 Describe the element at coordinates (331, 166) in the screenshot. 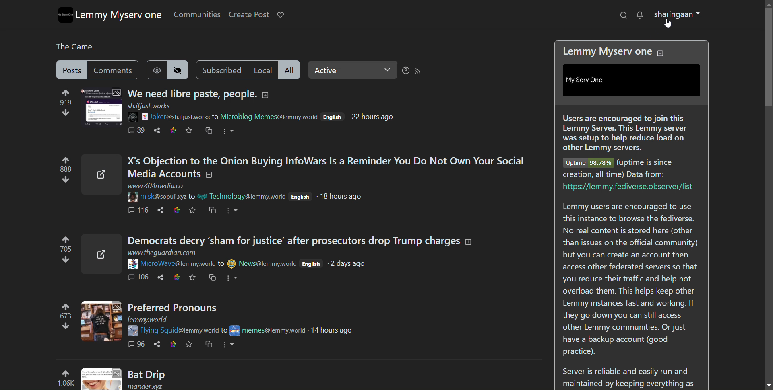

I see `X's Objection to the Onion Buying InfoWars Is a Reminder You Do Not Own Your Social Media Accounts` at that location.